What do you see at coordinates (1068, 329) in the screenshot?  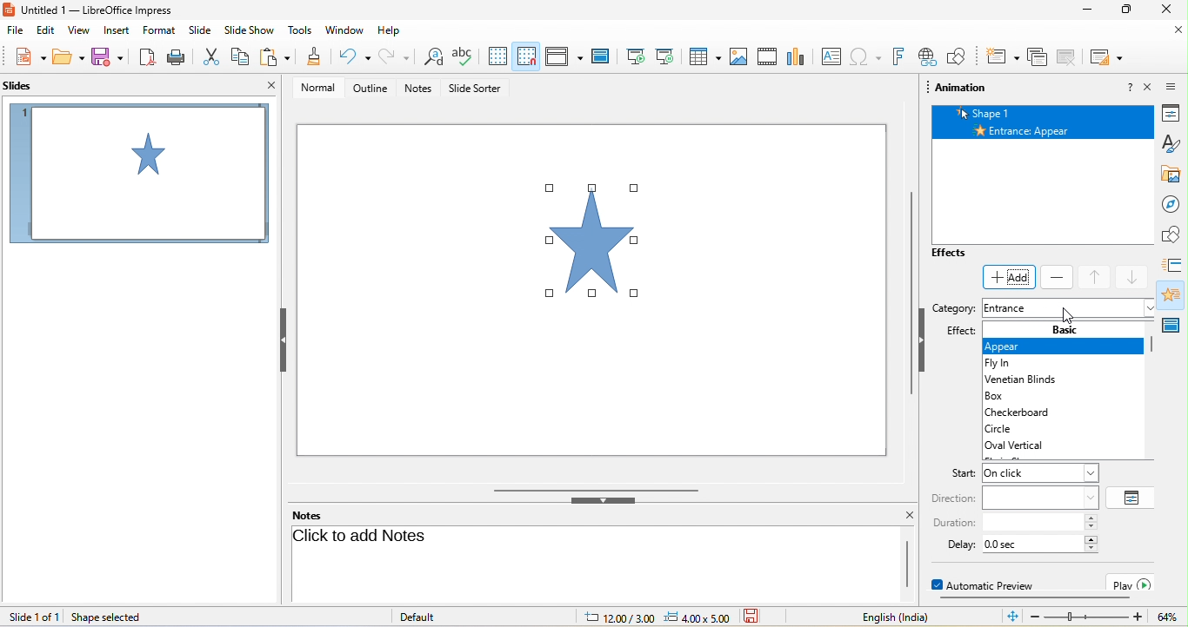 I see `basic` at bounding box center [1068, 329].